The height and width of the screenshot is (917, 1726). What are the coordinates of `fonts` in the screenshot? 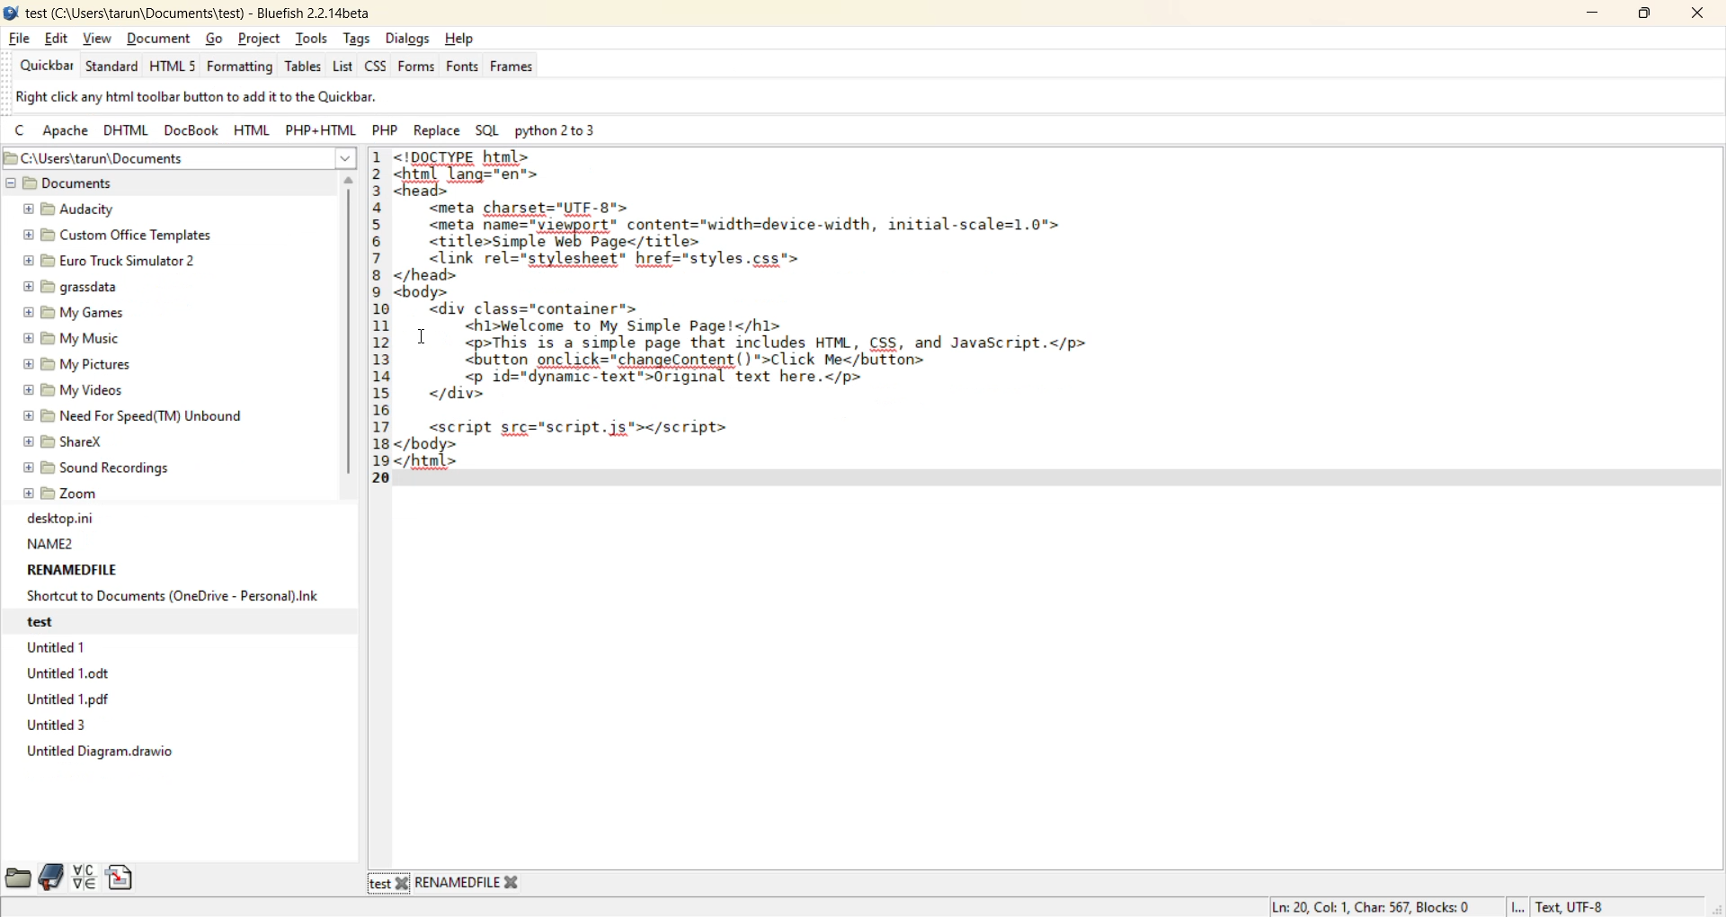 It's located at (463, 71).